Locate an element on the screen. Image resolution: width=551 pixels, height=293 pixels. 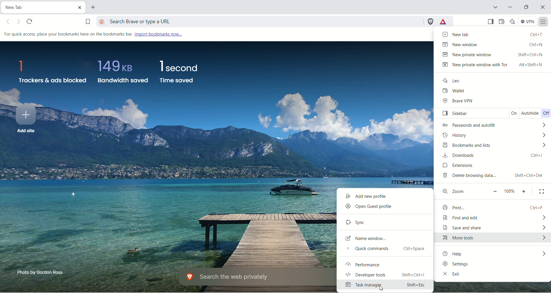
add site is located at coordinates (25, 120).